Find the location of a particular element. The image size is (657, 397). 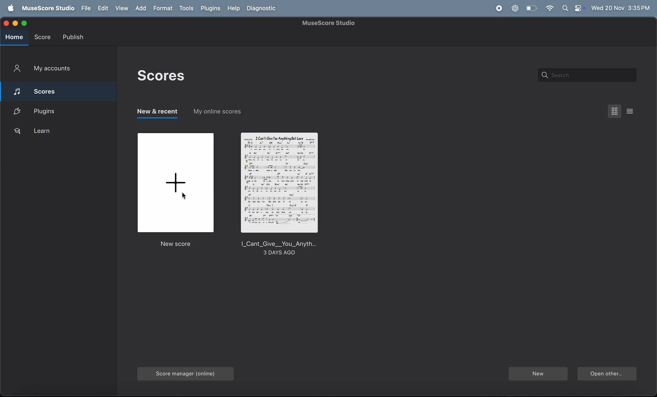

scores is located at coordinates (160, 76).